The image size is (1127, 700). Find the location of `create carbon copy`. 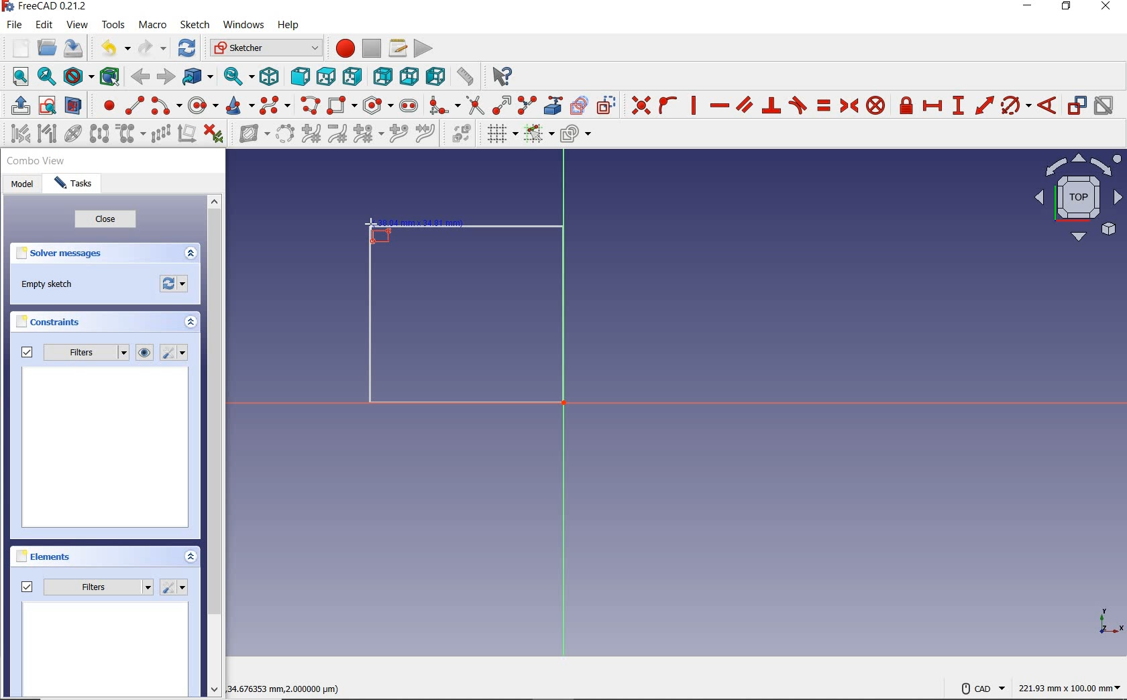

create carbon copy is located at coordinates (579, 105).